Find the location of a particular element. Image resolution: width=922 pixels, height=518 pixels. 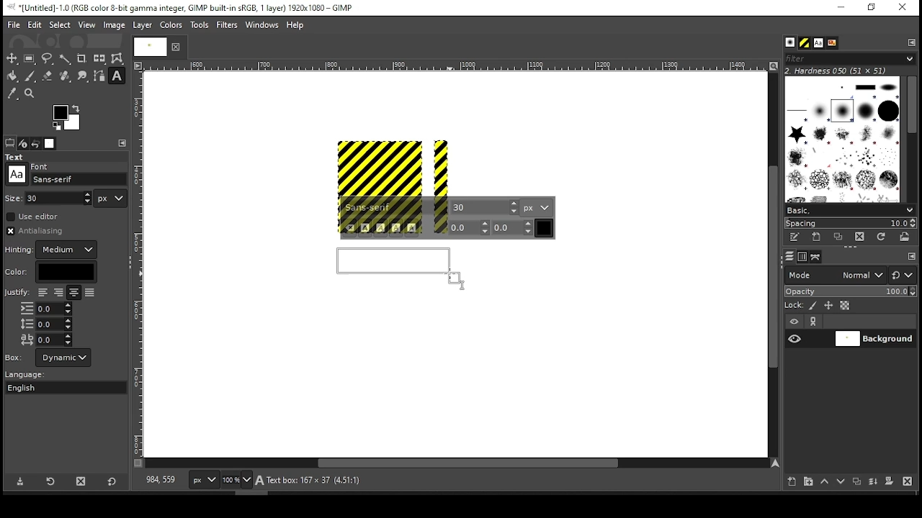

undo history is located at coordinates (37, 144).